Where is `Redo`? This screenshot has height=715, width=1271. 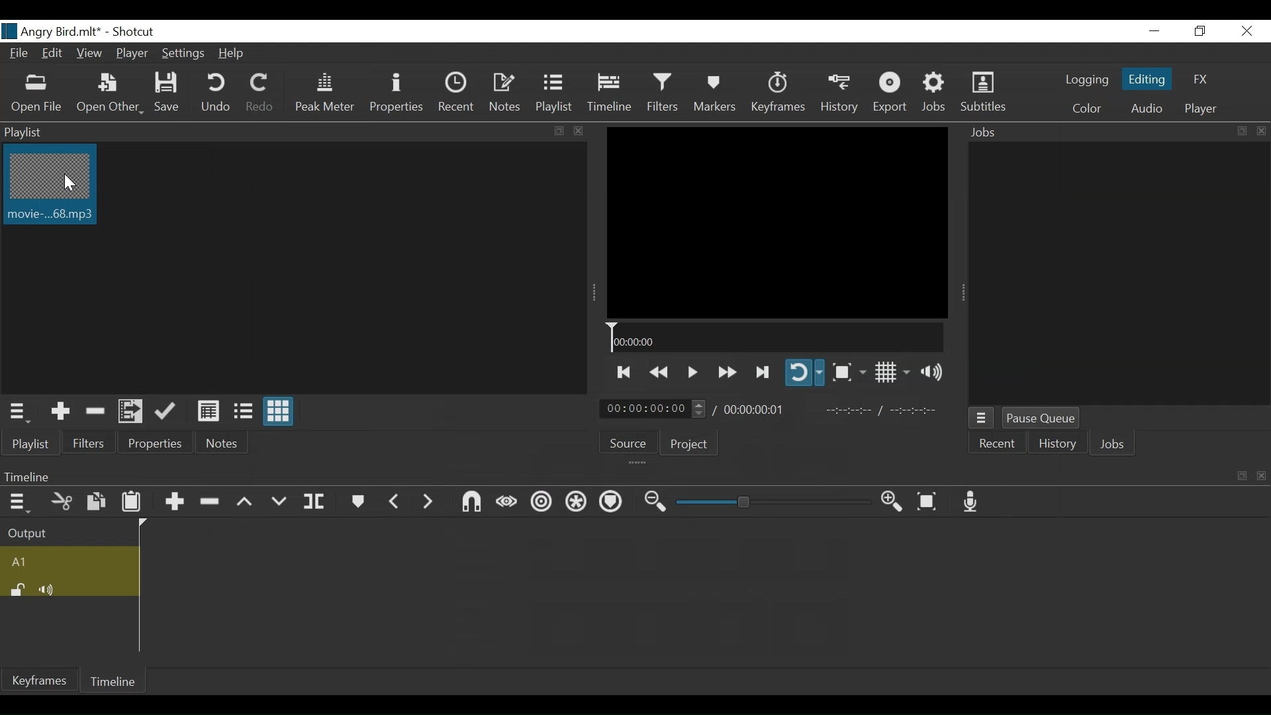
Redo is located at coordinates (256, 93).